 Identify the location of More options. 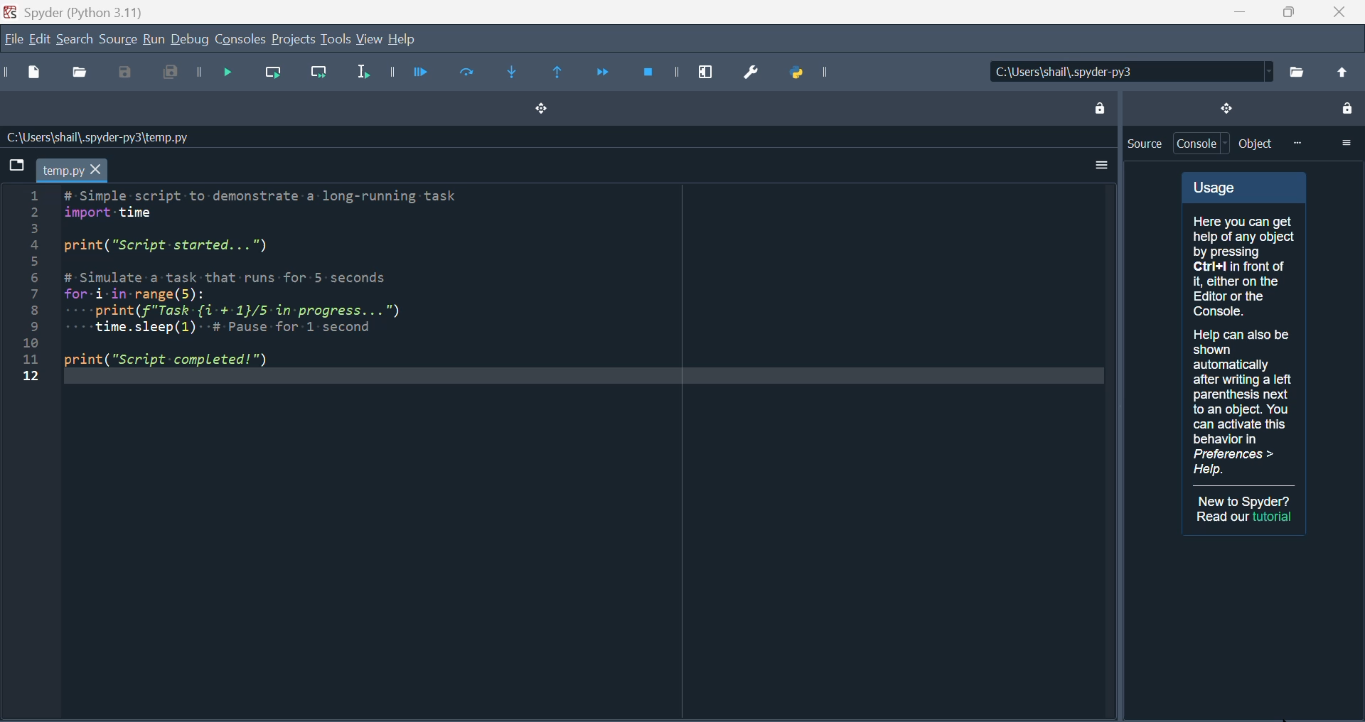
(1098, 166).